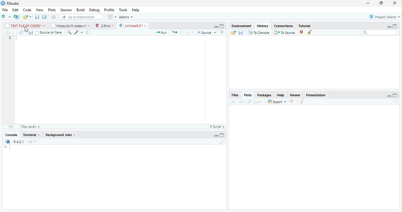  What do you see at coordinates (295, 95) in the screenshot?
I see `Viewer` at bounding box center [295, 95].